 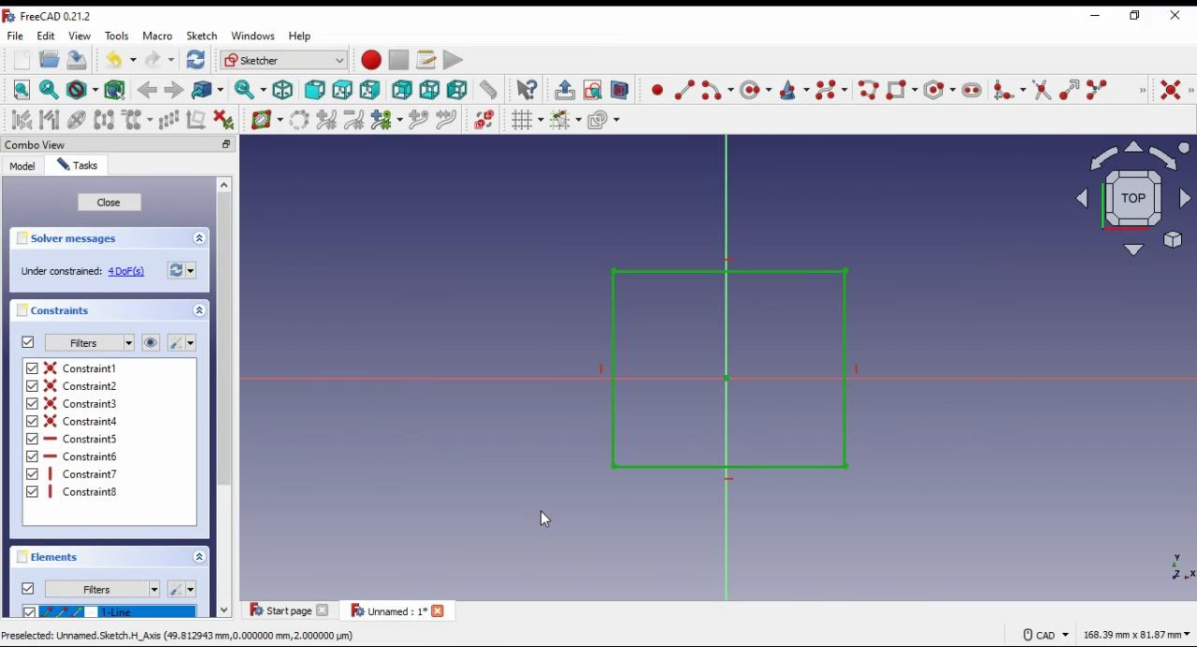 What do you see at coordinates (314, 90) in the screenshot?
I see `front` at bounding box center [314, 90].